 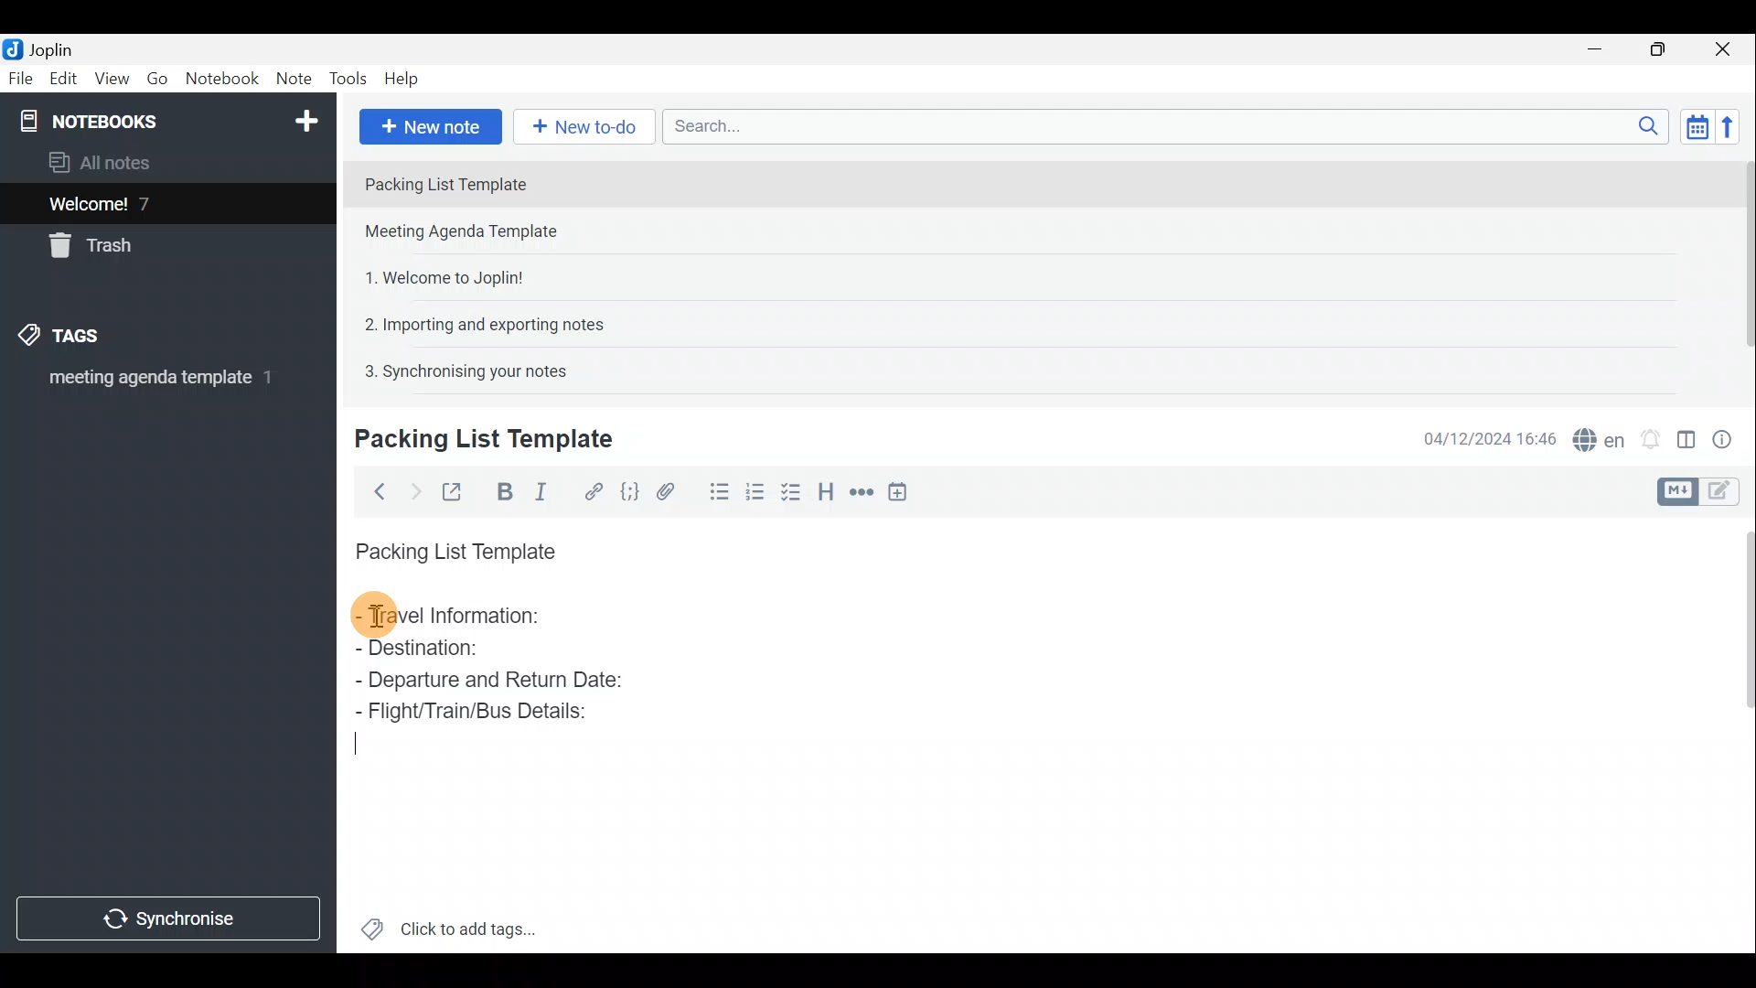 I want to click on Click to add tags, so click(x=449, y=924).